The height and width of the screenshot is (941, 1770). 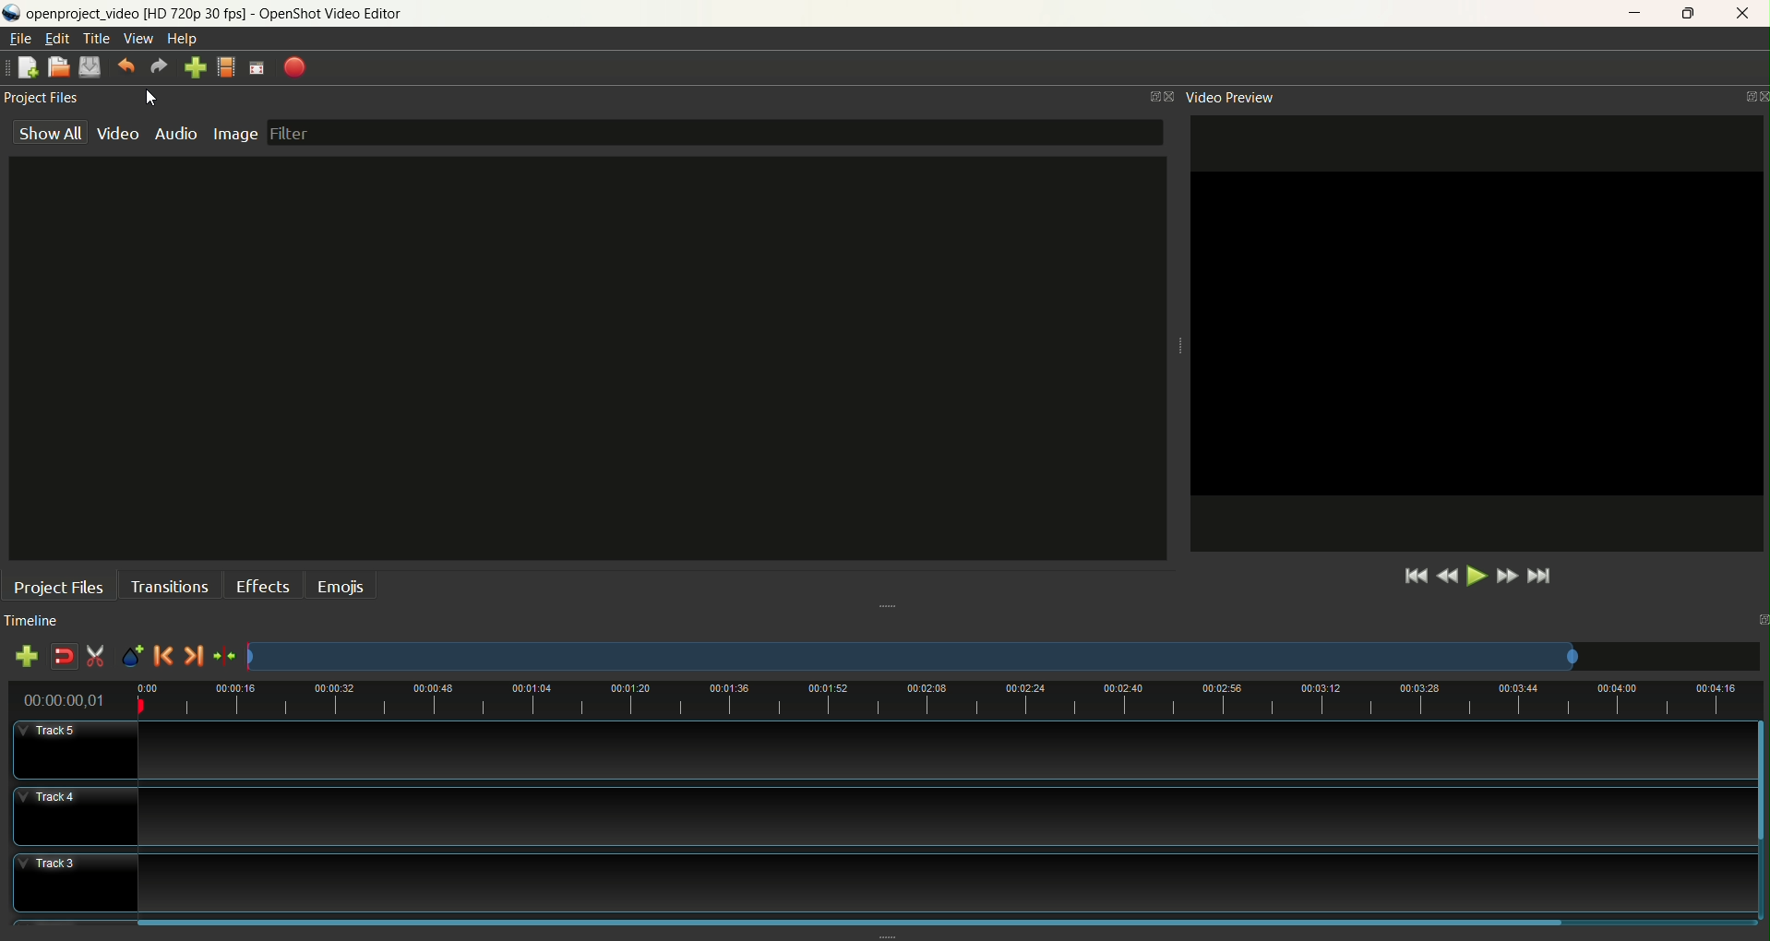 What do you see at coordinates (62, 656) in the screenshot?
I see `disable snapping` at bounding box center [62, 656].